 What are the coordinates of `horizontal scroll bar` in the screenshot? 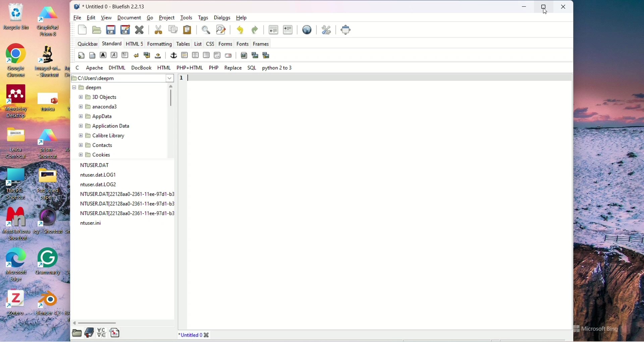 It's located at (124, 323).